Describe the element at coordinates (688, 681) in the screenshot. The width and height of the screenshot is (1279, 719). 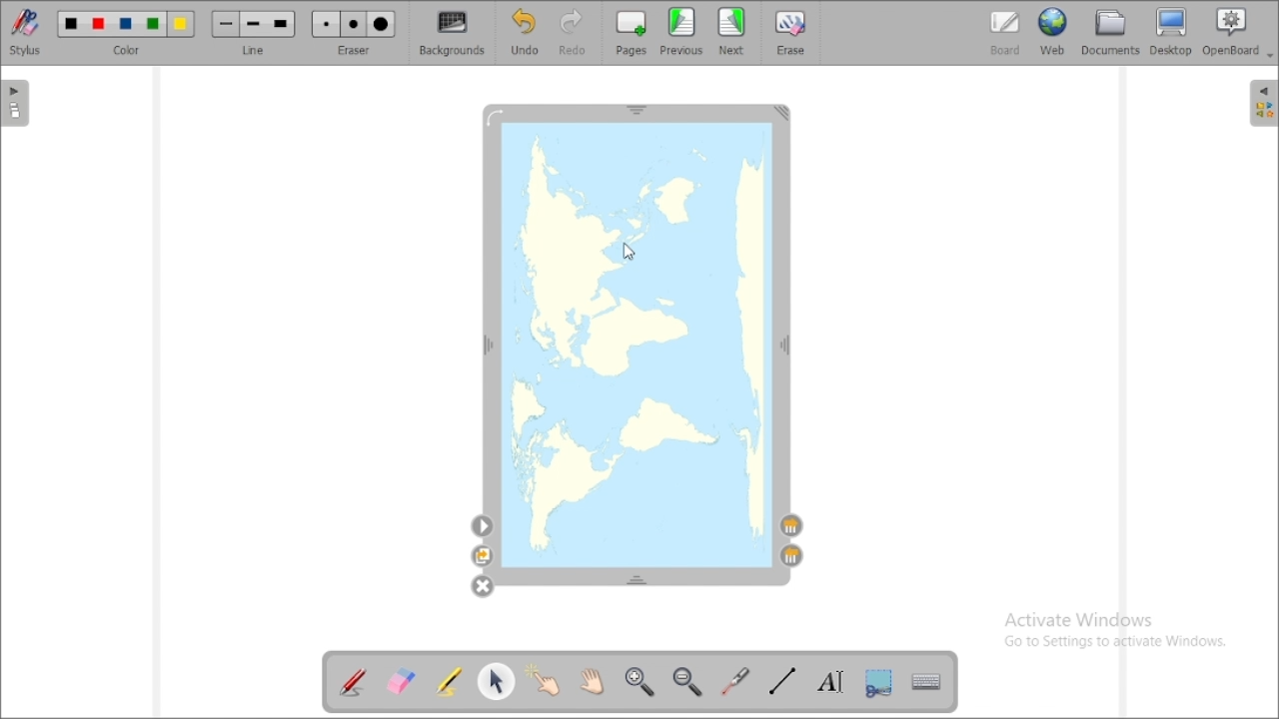
I see `zoom out` at that location.